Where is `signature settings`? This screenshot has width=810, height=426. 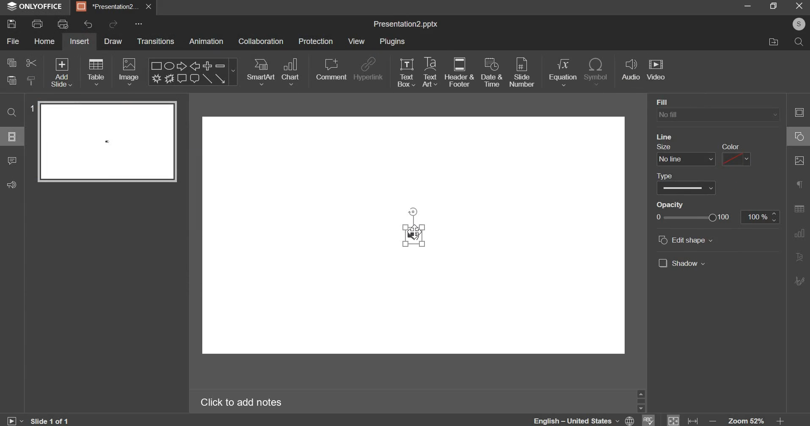 signature settings is located at coordinates (798, 281).